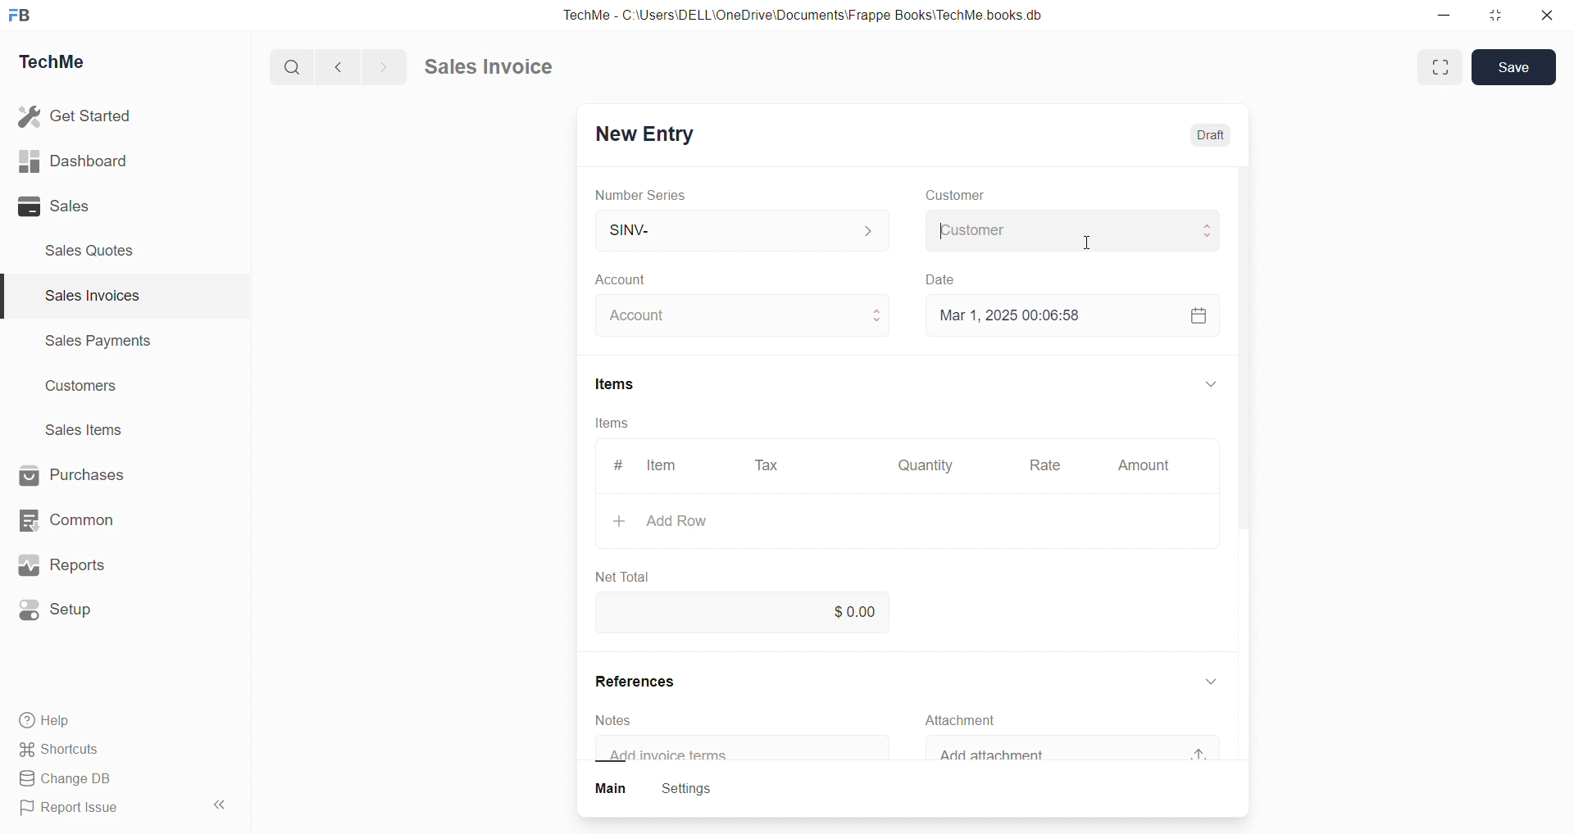 This screenshot has width=1574, height=834. I want to click on Settings, so click(697, 790).